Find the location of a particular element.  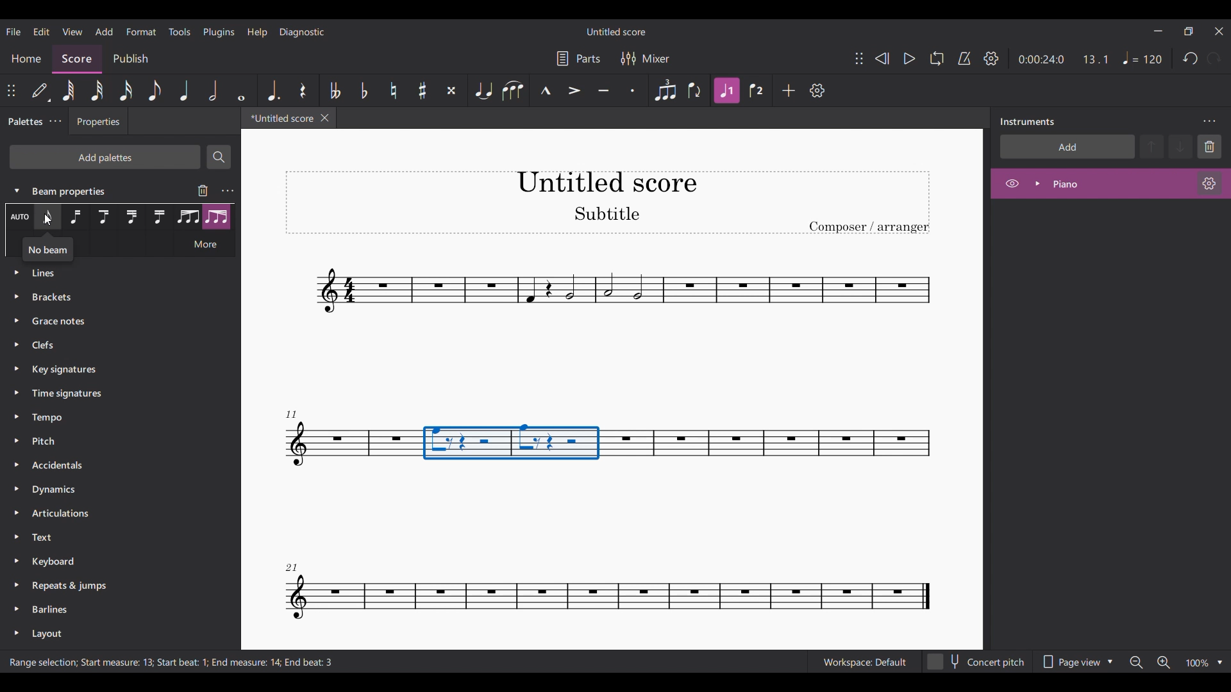

Rewind is located at coordinates (882, 58).